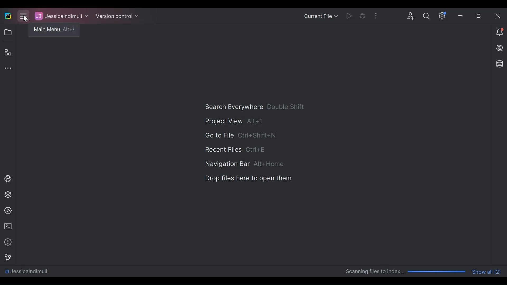 The height and width of the screenshot is (285, 507). I want to click on Current File, so click(321, 16).